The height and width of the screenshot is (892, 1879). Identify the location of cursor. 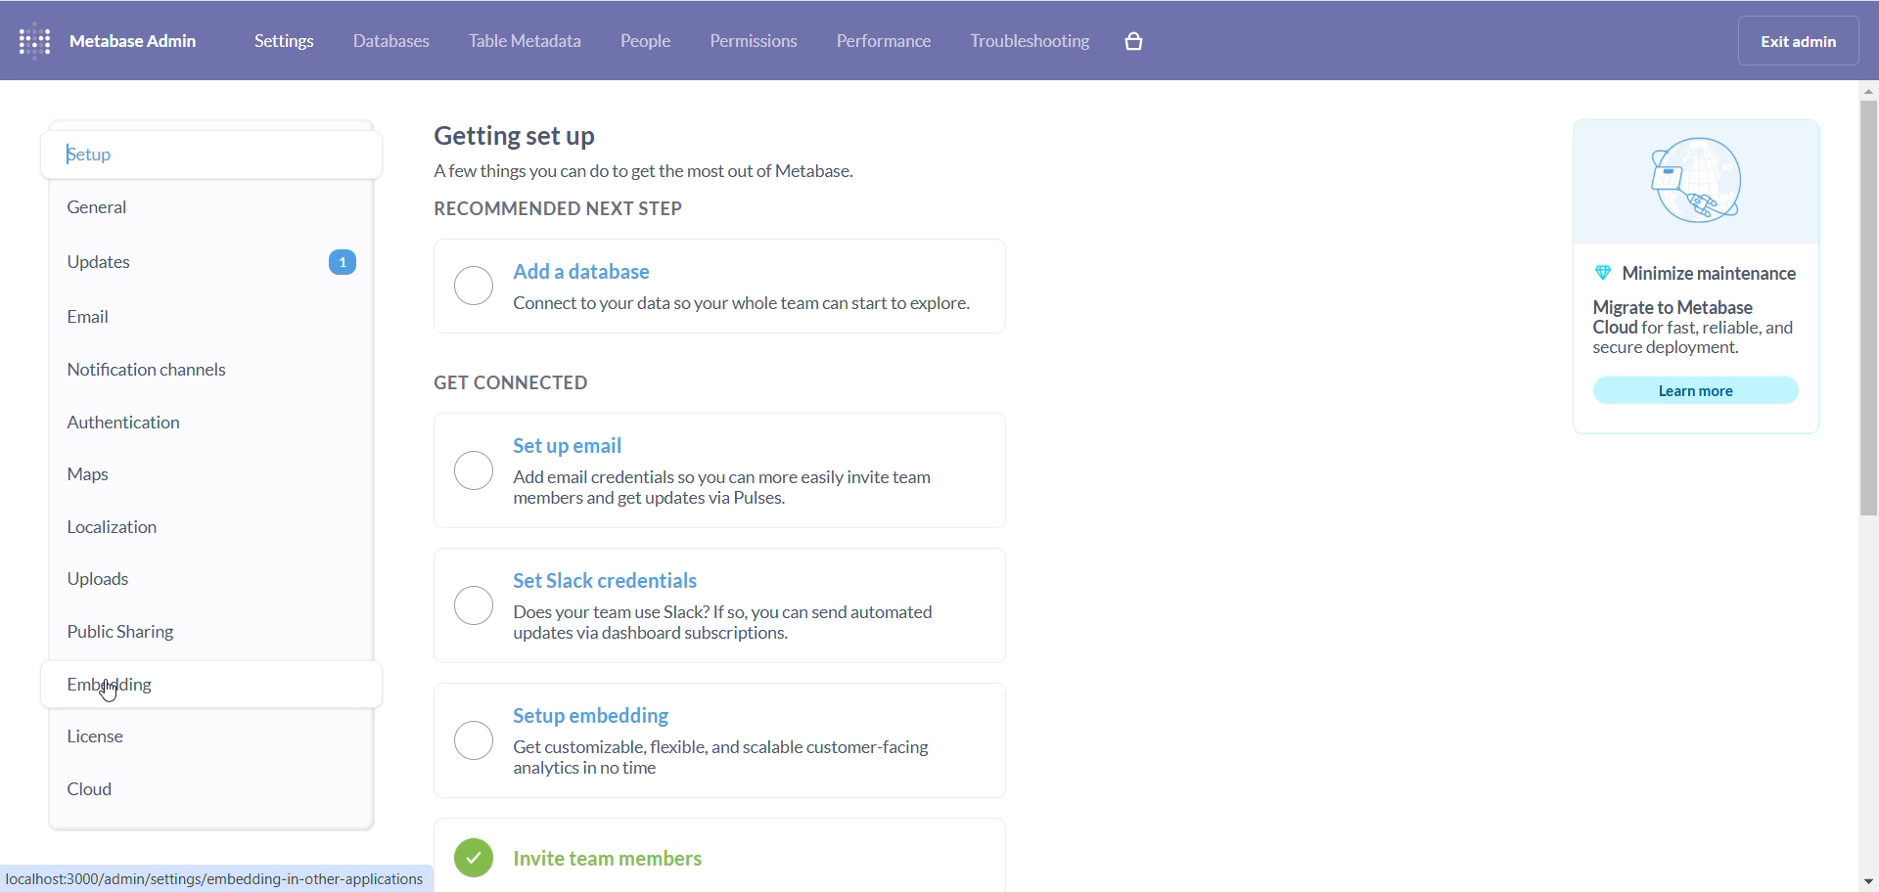
(109, 691).